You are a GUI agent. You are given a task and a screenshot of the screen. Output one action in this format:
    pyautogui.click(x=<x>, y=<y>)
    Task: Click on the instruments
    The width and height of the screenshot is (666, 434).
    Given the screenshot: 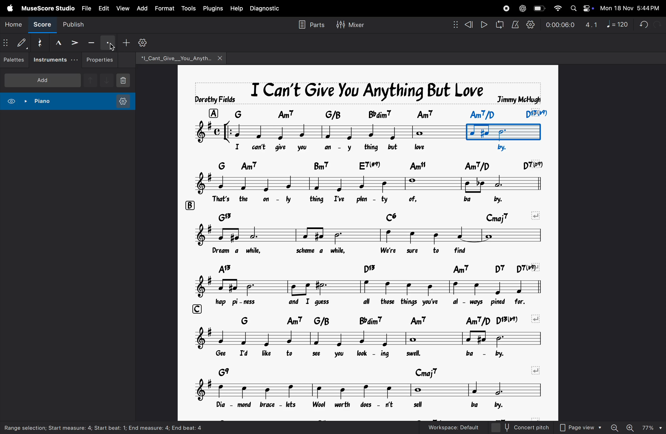 What is the action you would take?
    pyautogui.click(x=56, y=60)
    